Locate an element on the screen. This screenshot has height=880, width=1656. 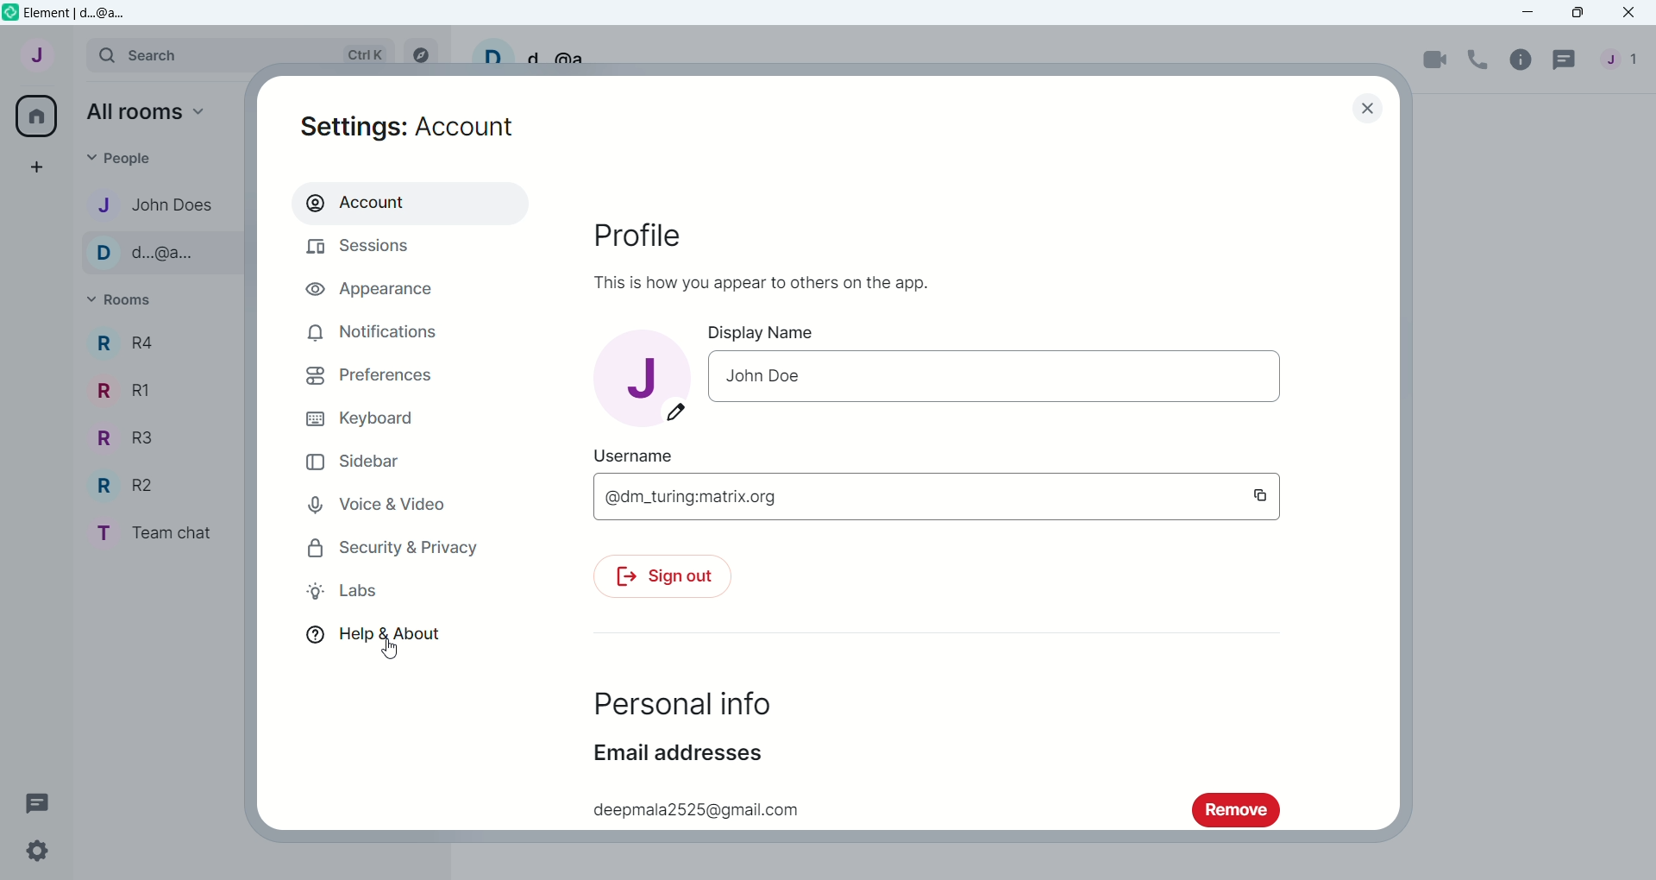
Close is located at coordinates (1372, 108).